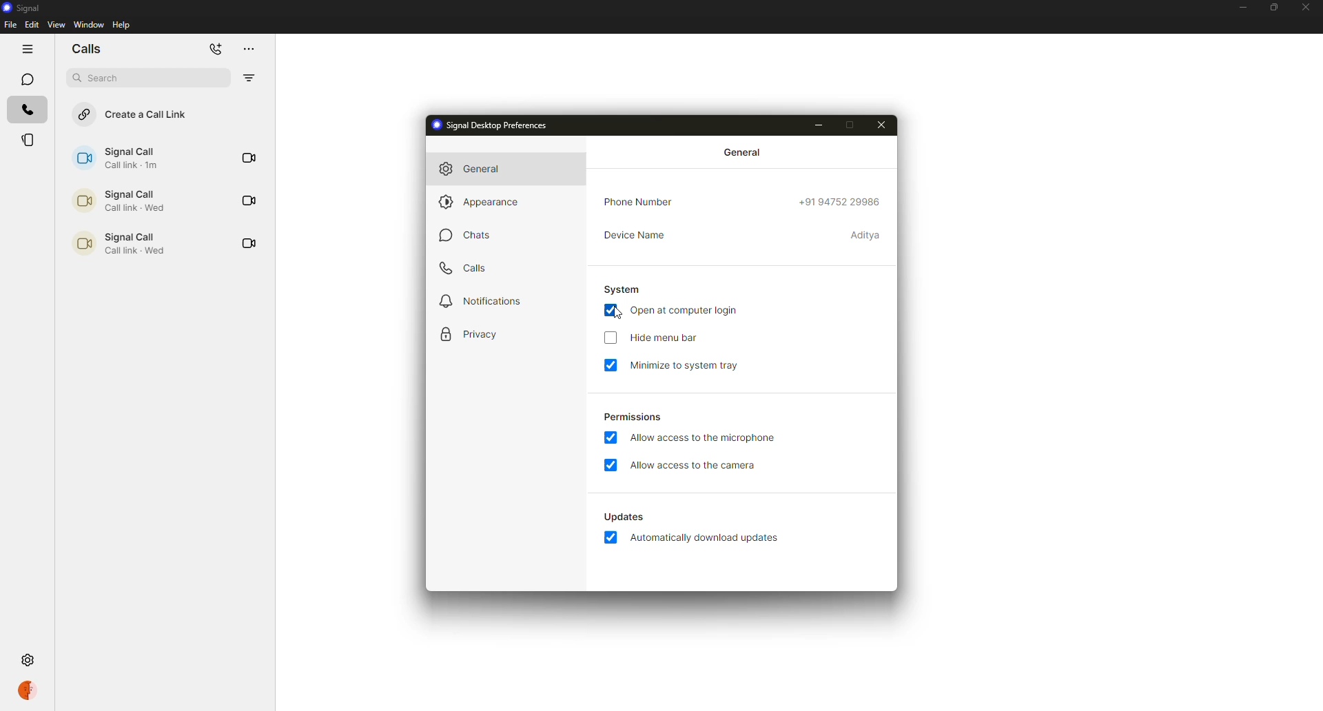 The width and height of the screenshot is (1323, 711). I want to click on chats, so click(25, 79).